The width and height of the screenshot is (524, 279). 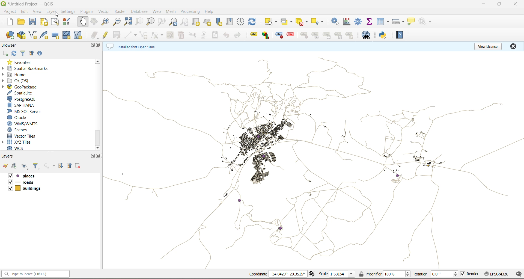 I want to click on close, so click(x=98, y=46).